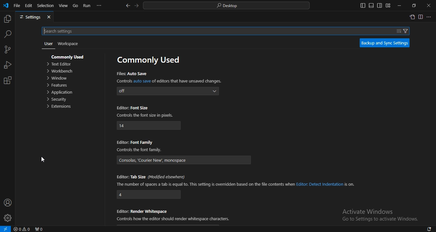 The height and width of the screenshot is (232, 436). What do you see at coordinates (7, 35) in the screenshot?
I see `search` at bounding box center [7, 35].